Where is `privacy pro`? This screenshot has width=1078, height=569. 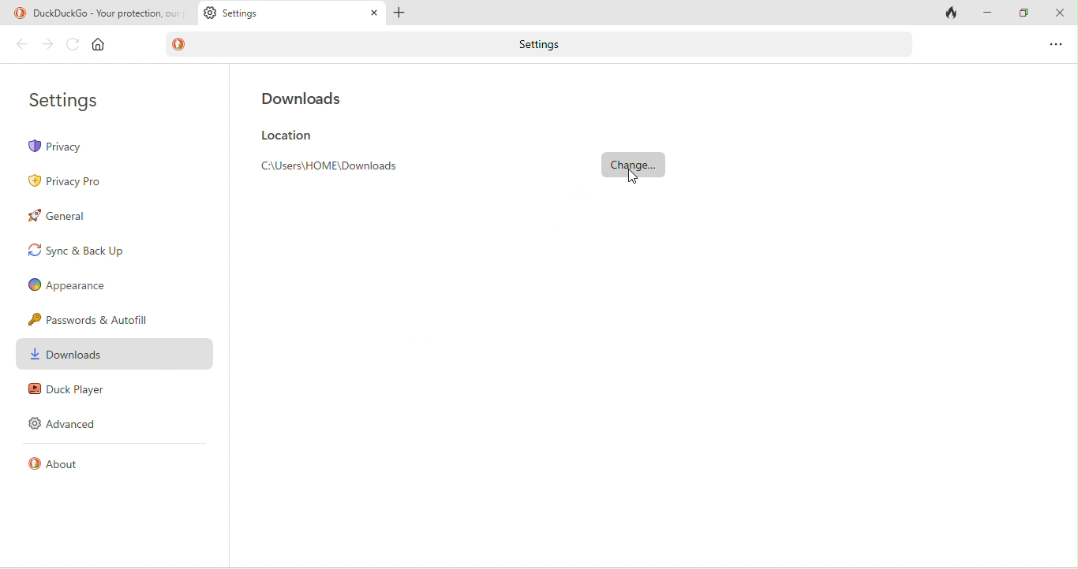
privacy pro is located at coordinates (74, 181).